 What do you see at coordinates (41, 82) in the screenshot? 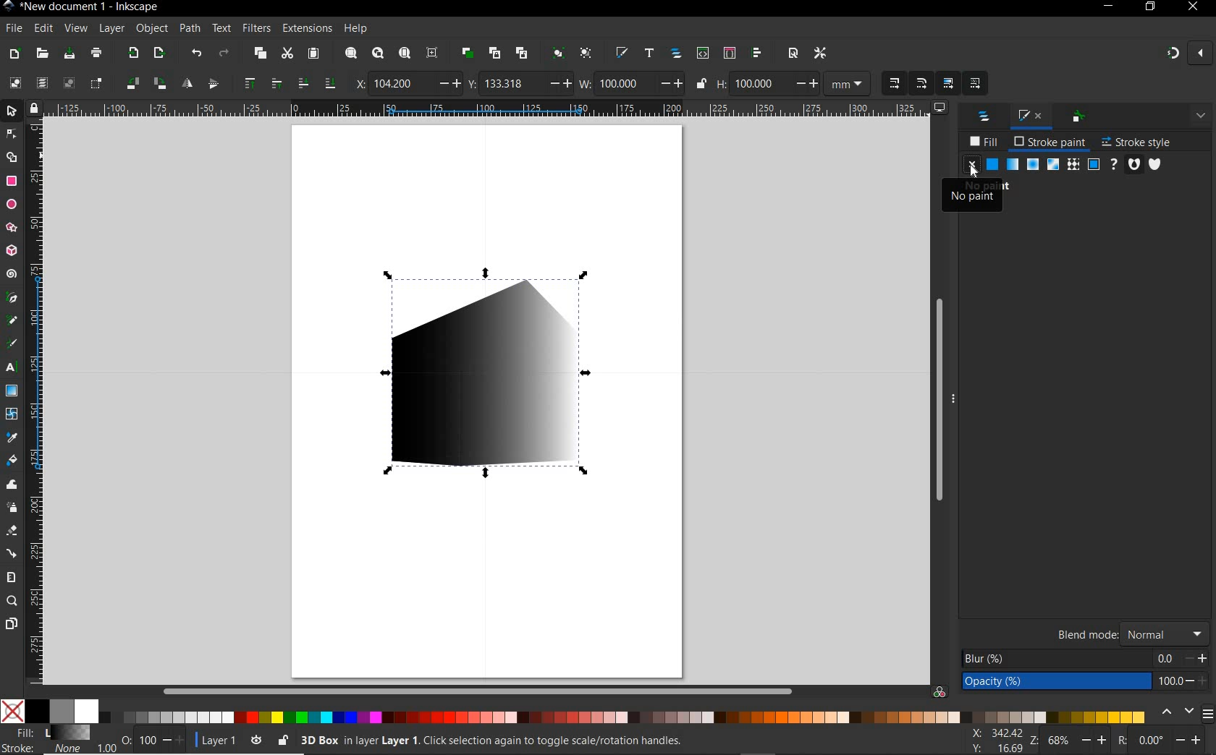
I see `SELECT ALL IN ALL LAYERS` at bounding box center [41, 82].